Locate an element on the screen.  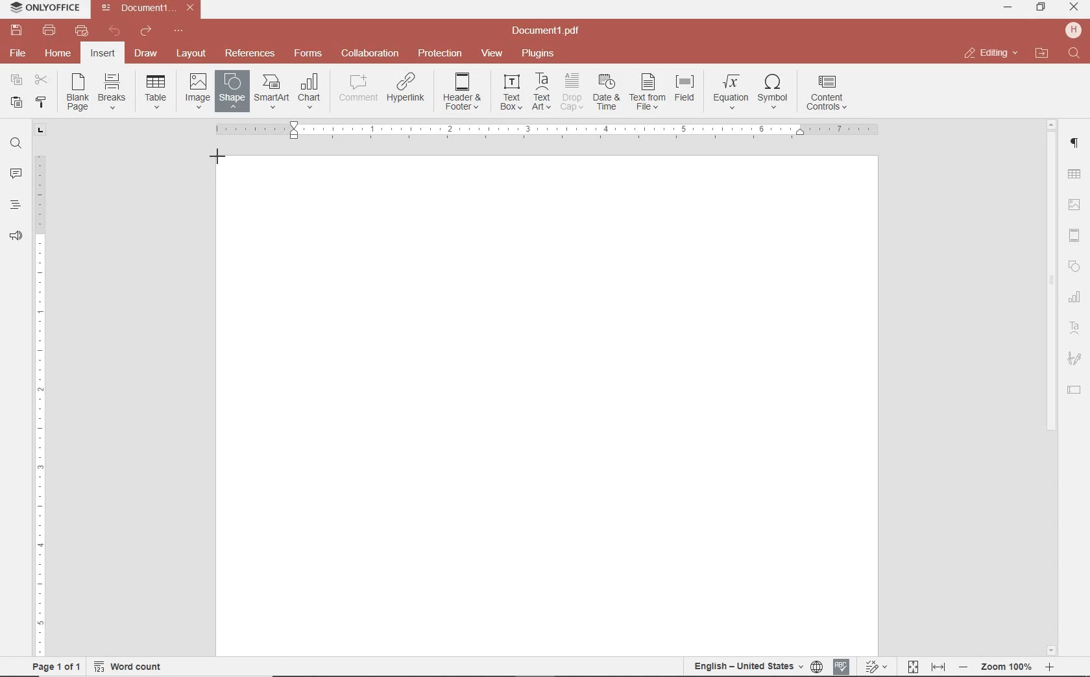
SIGNATURE is located at coordinates (1074, 359).